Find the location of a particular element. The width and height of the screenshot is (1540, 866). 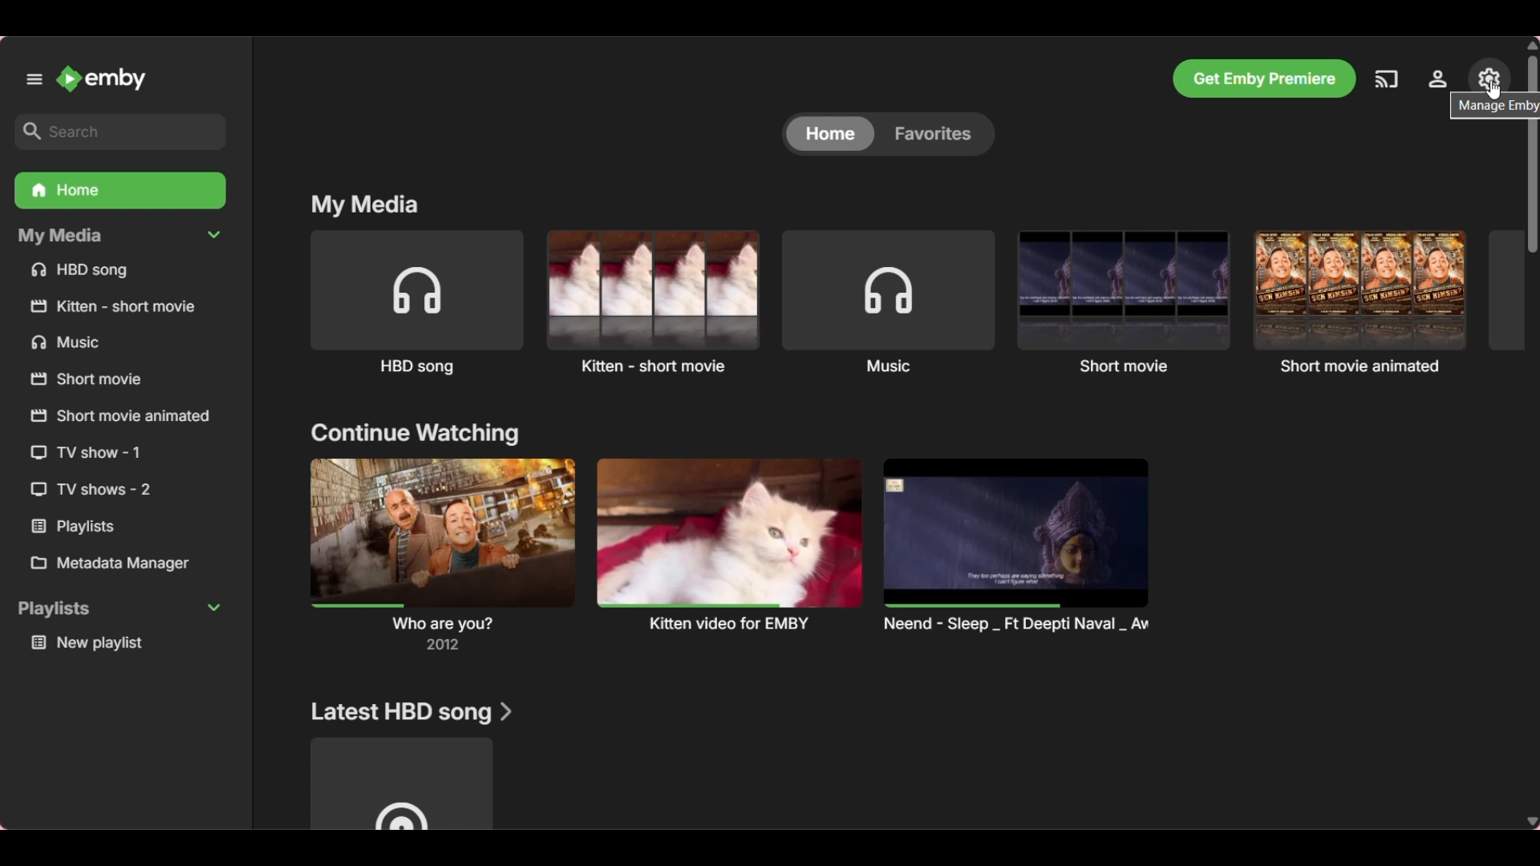

Short movie is located at coordinates (121, 378).